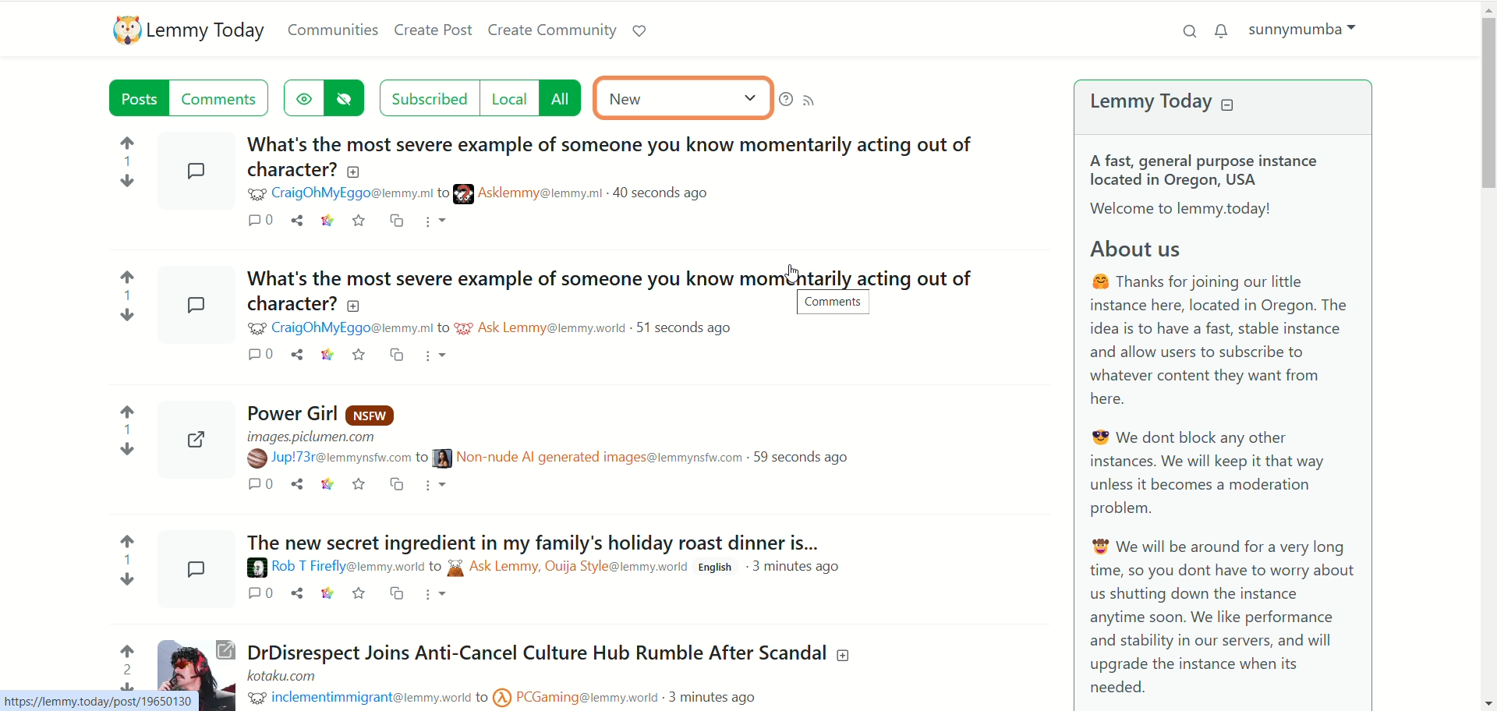  Describe the element at coordinates (1300, 27) in the screenshot. I see `sunnymumba(account)` at that location.